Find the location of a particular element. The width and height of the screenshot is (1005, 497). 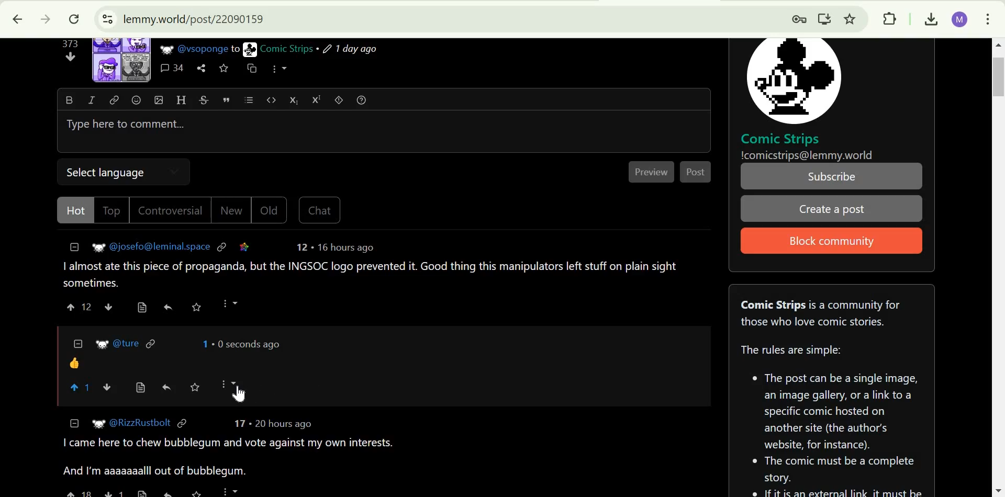

Preview is located at coordinates (653, 172).